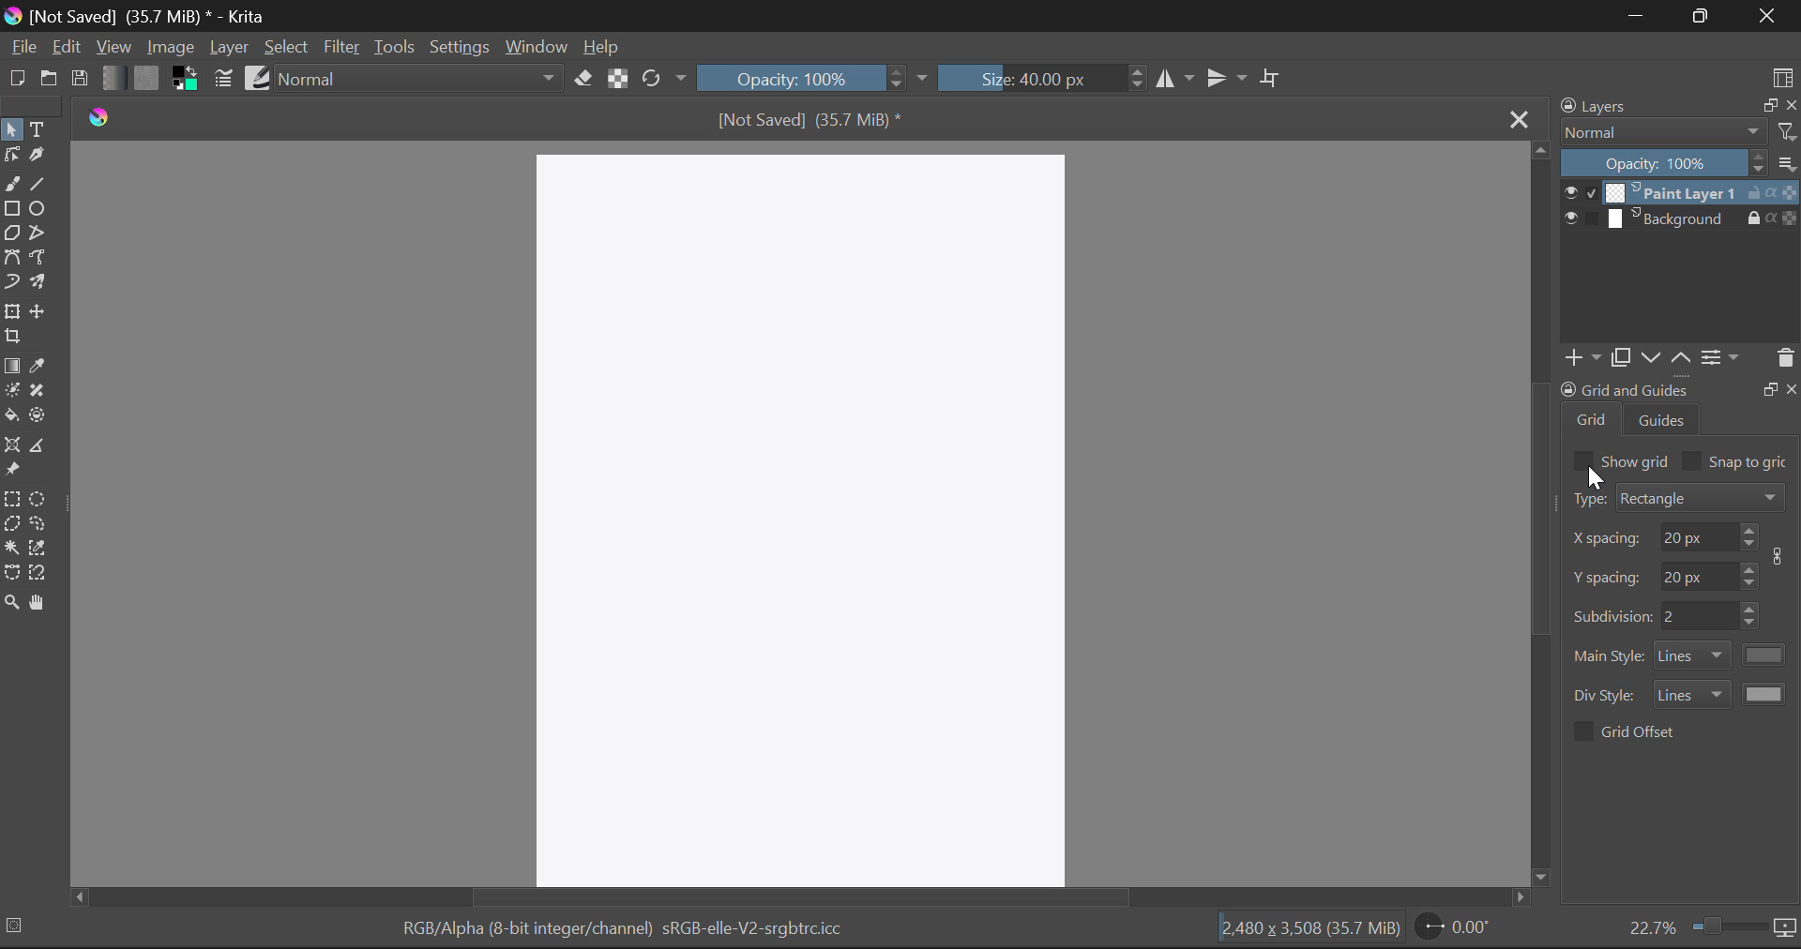 Image resolution: width=1801 pixels, height=949 pixels. Describe the element at coordinates (11, 417) in the screenshot. I see `Fill` at that location.